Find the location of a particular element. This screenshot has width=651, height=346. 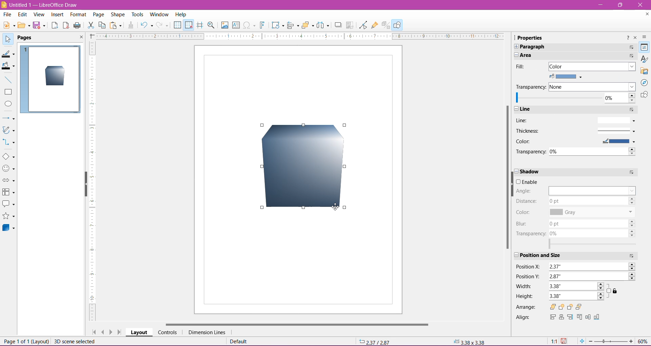

Select the fill type to apply is located at coordinates (592, 66).